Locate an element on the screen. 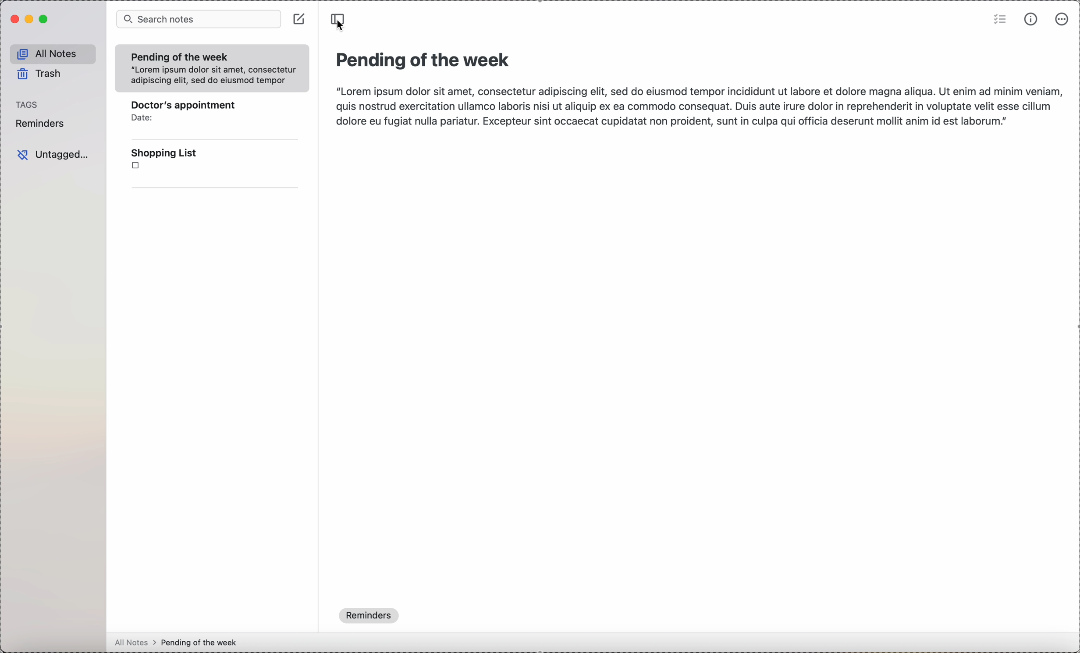 This screenshot has height=653, width=1080. reminders is located at coordinates (369, 616).